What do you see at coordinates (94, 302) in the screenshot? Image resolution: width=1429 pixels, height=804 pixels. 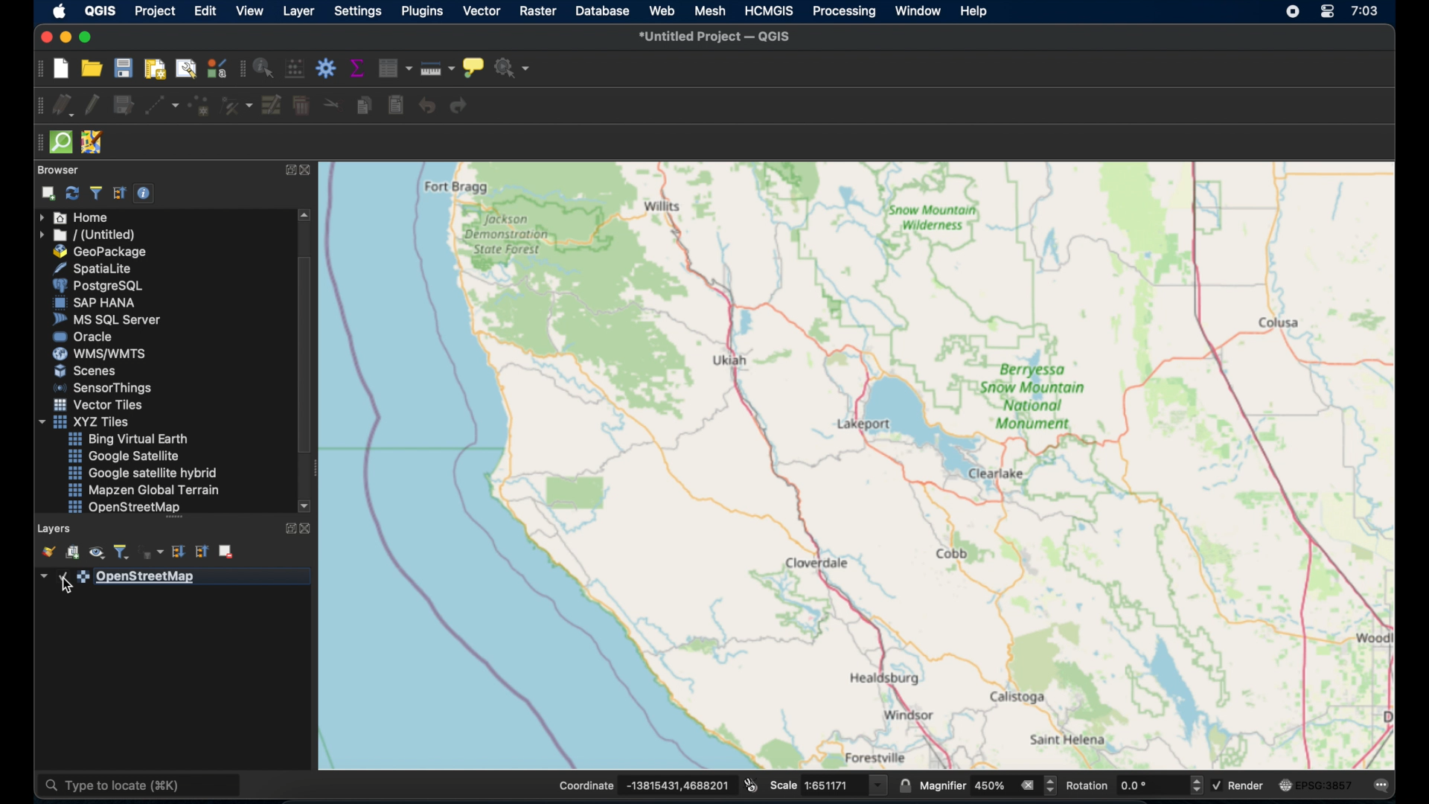 I see `sap hana` at bounding box center [94, 302].